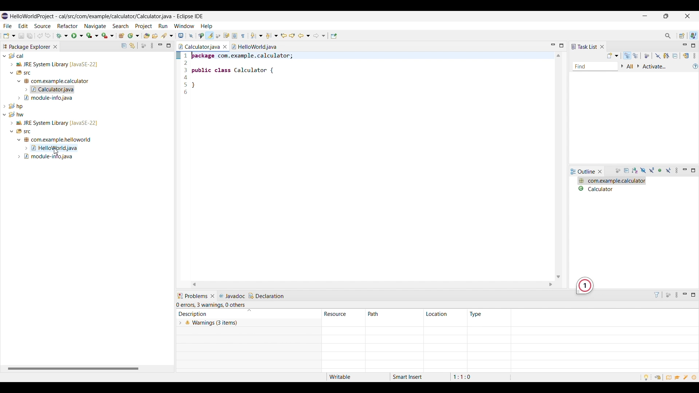  Describe the element at coordinates (267, 296) in the screenshot. I see `Declaration tab` at that location.